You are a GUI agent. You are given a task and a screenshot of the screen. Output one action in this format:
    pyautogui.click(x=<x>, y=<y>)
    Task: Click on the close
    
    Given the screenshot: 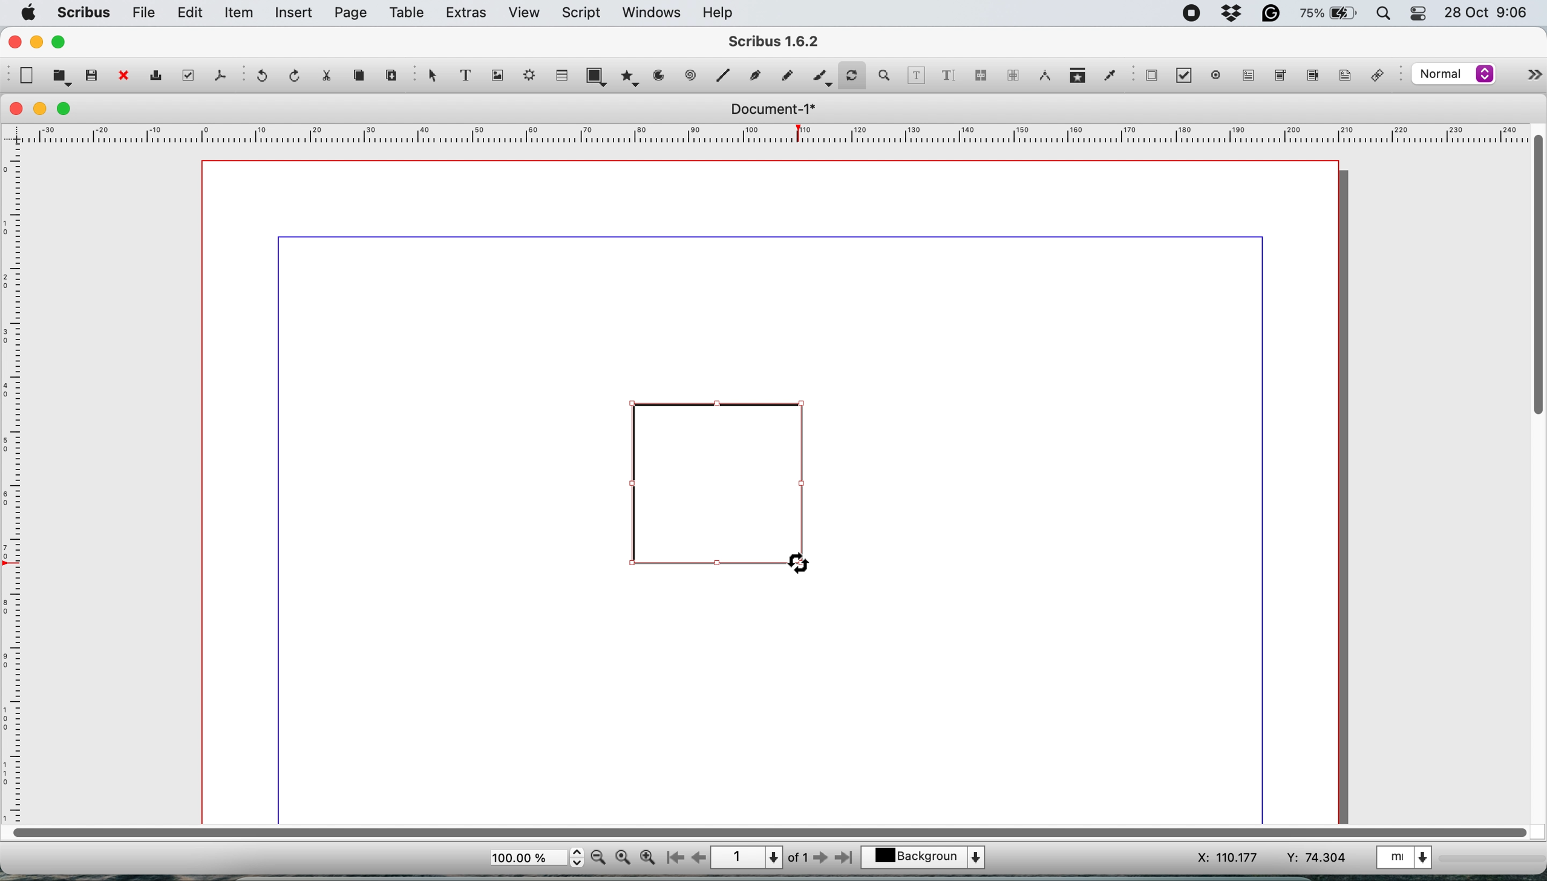 What is the action you would take?
    pyautogui.click(x=14, y=42)
    